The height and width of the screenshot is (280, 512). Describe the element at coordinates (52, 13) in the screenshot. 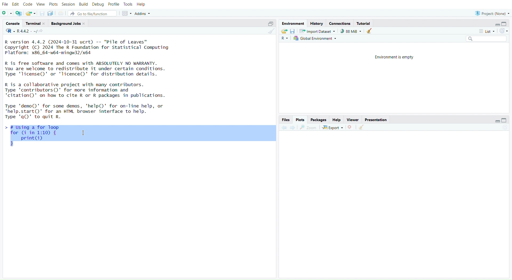

I see `save all open document` at that location.